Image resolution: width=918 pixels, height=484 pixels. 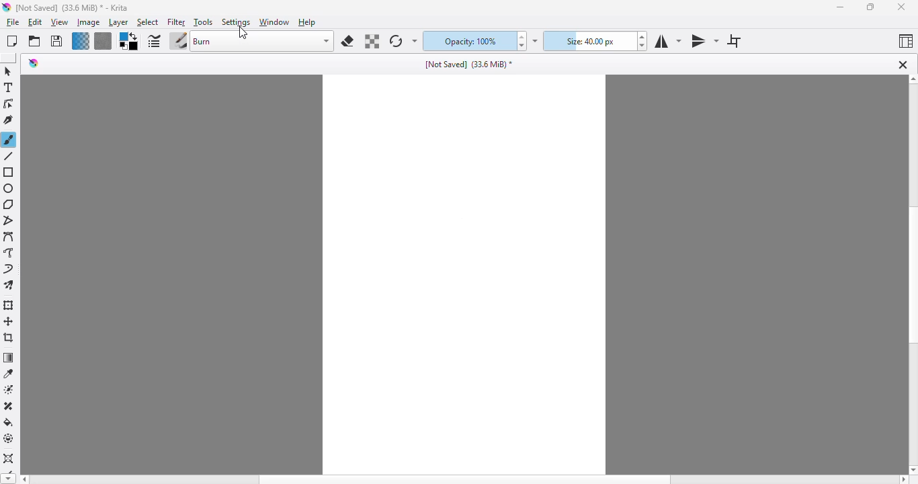 I want to click on freehand brush tool, so click(x=9, y=139).